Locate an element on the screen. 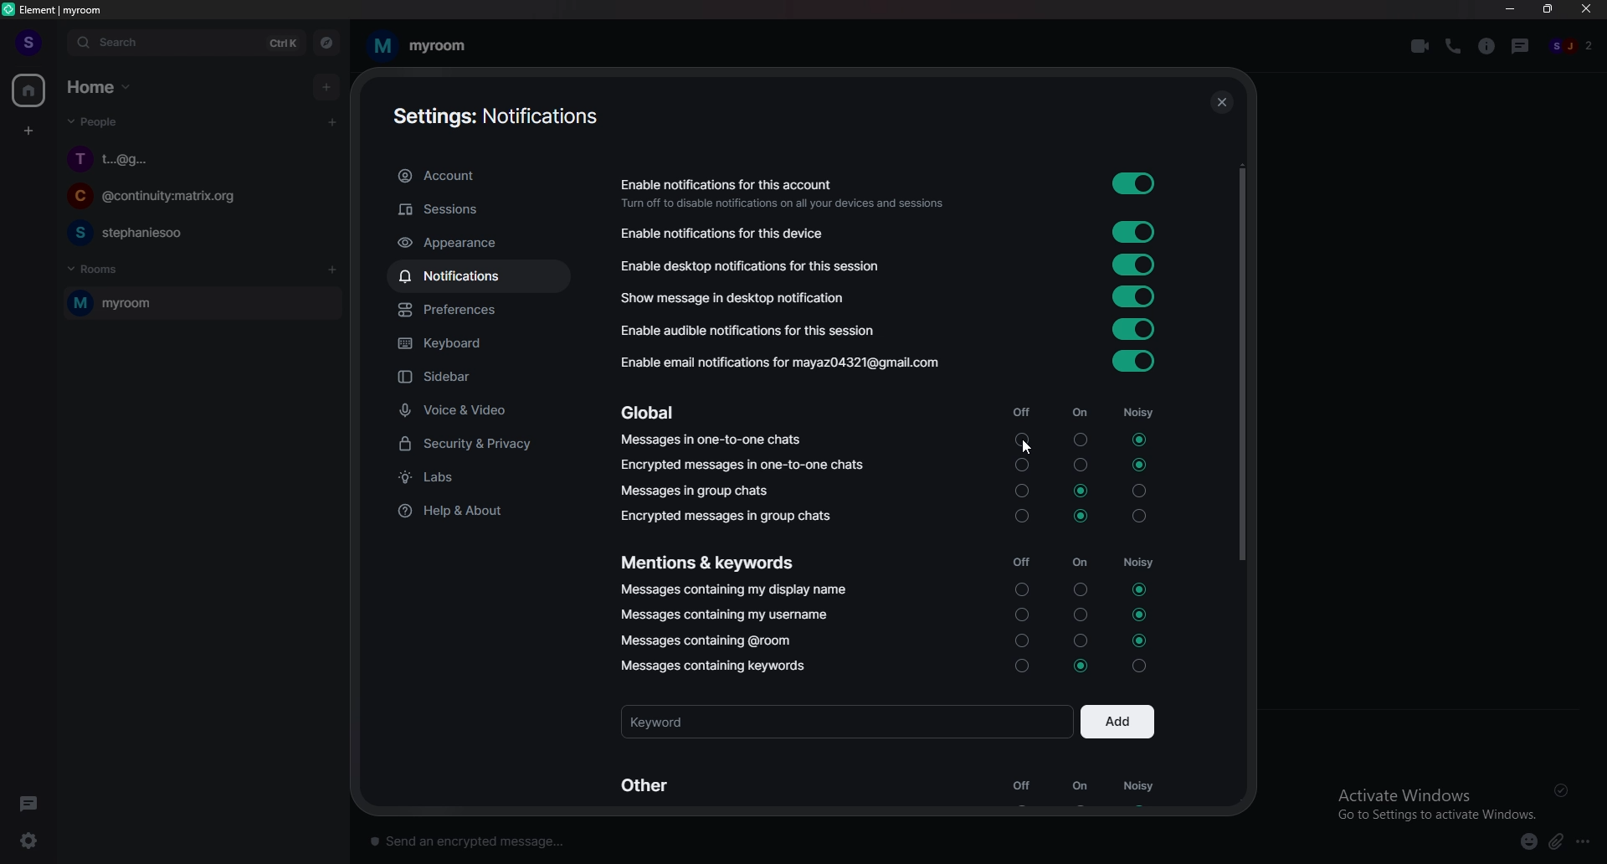  scroll bar is located at coordinates (1240, 358).